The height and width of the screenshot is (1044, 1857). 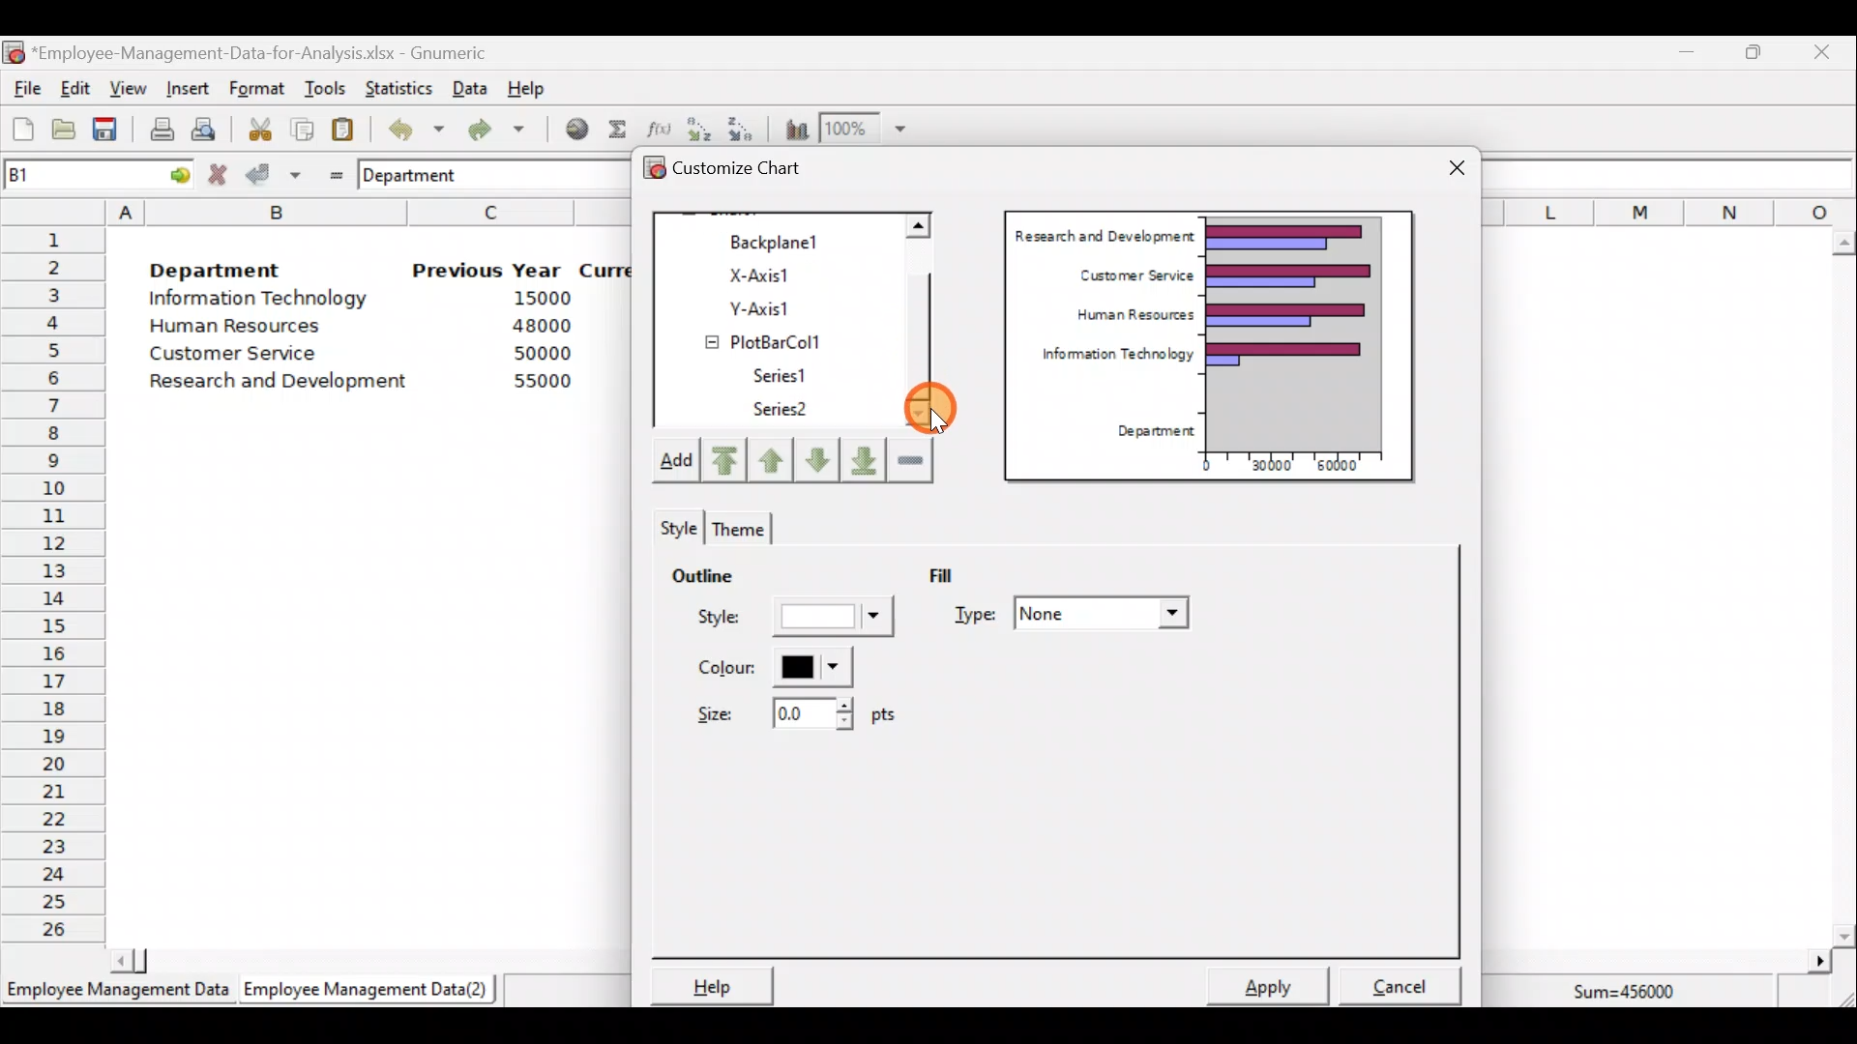 What do you see at coordinates (265, 51) in the screenshot?
I see `‘Employee-Management-Data-for-Analysis.xlsx - Gnumeric` at bounding box center [265, 51].